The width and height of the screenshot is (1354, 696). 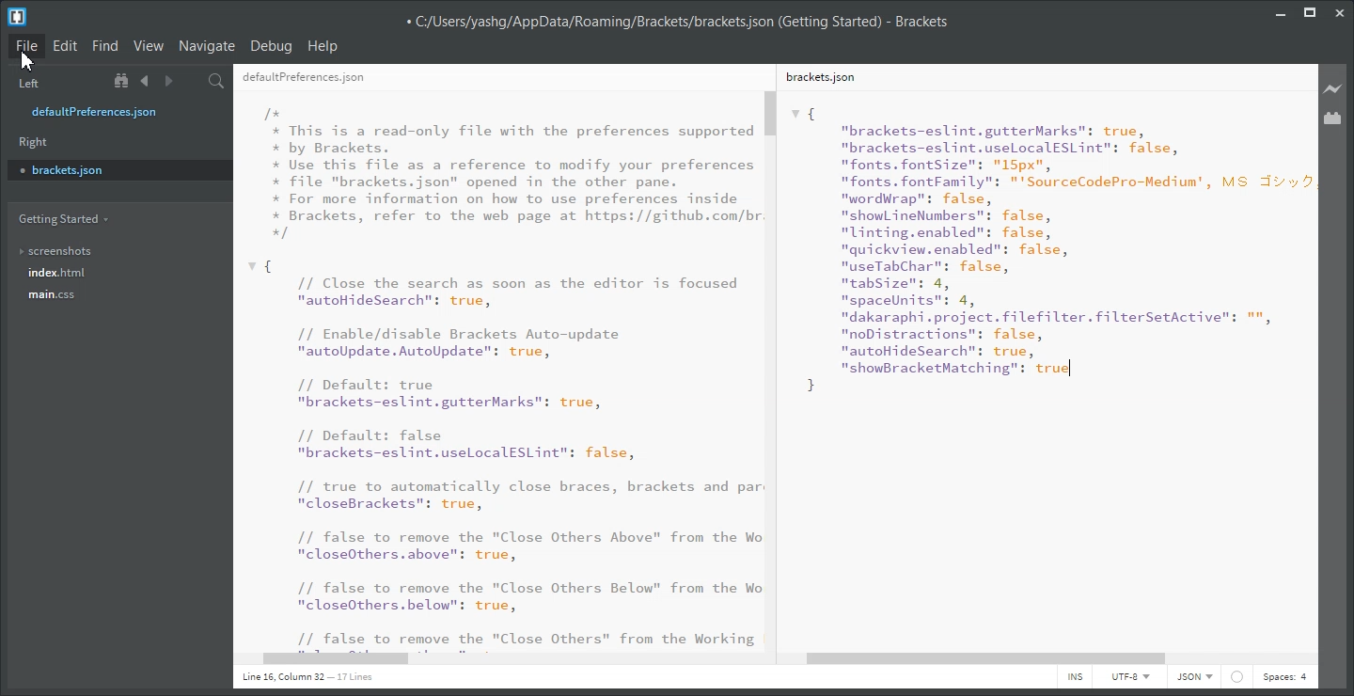 I want to click on Help, so click(x=324, y=46).